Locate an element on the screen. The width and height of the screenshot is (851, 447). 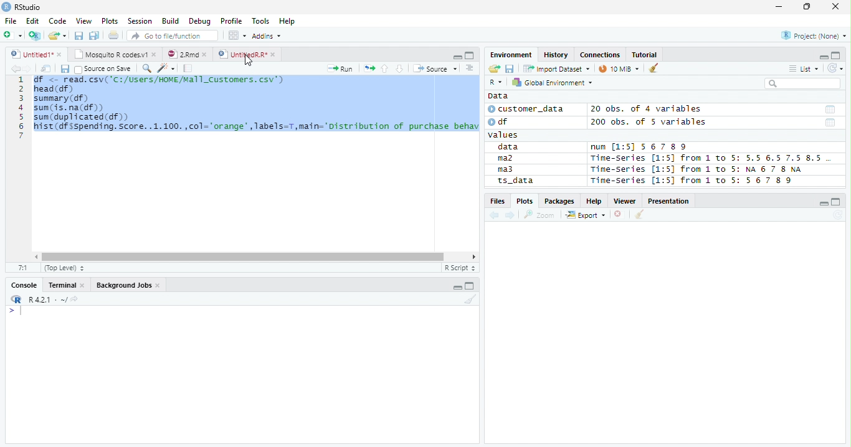
Previous is located at coordinates (14, 68).